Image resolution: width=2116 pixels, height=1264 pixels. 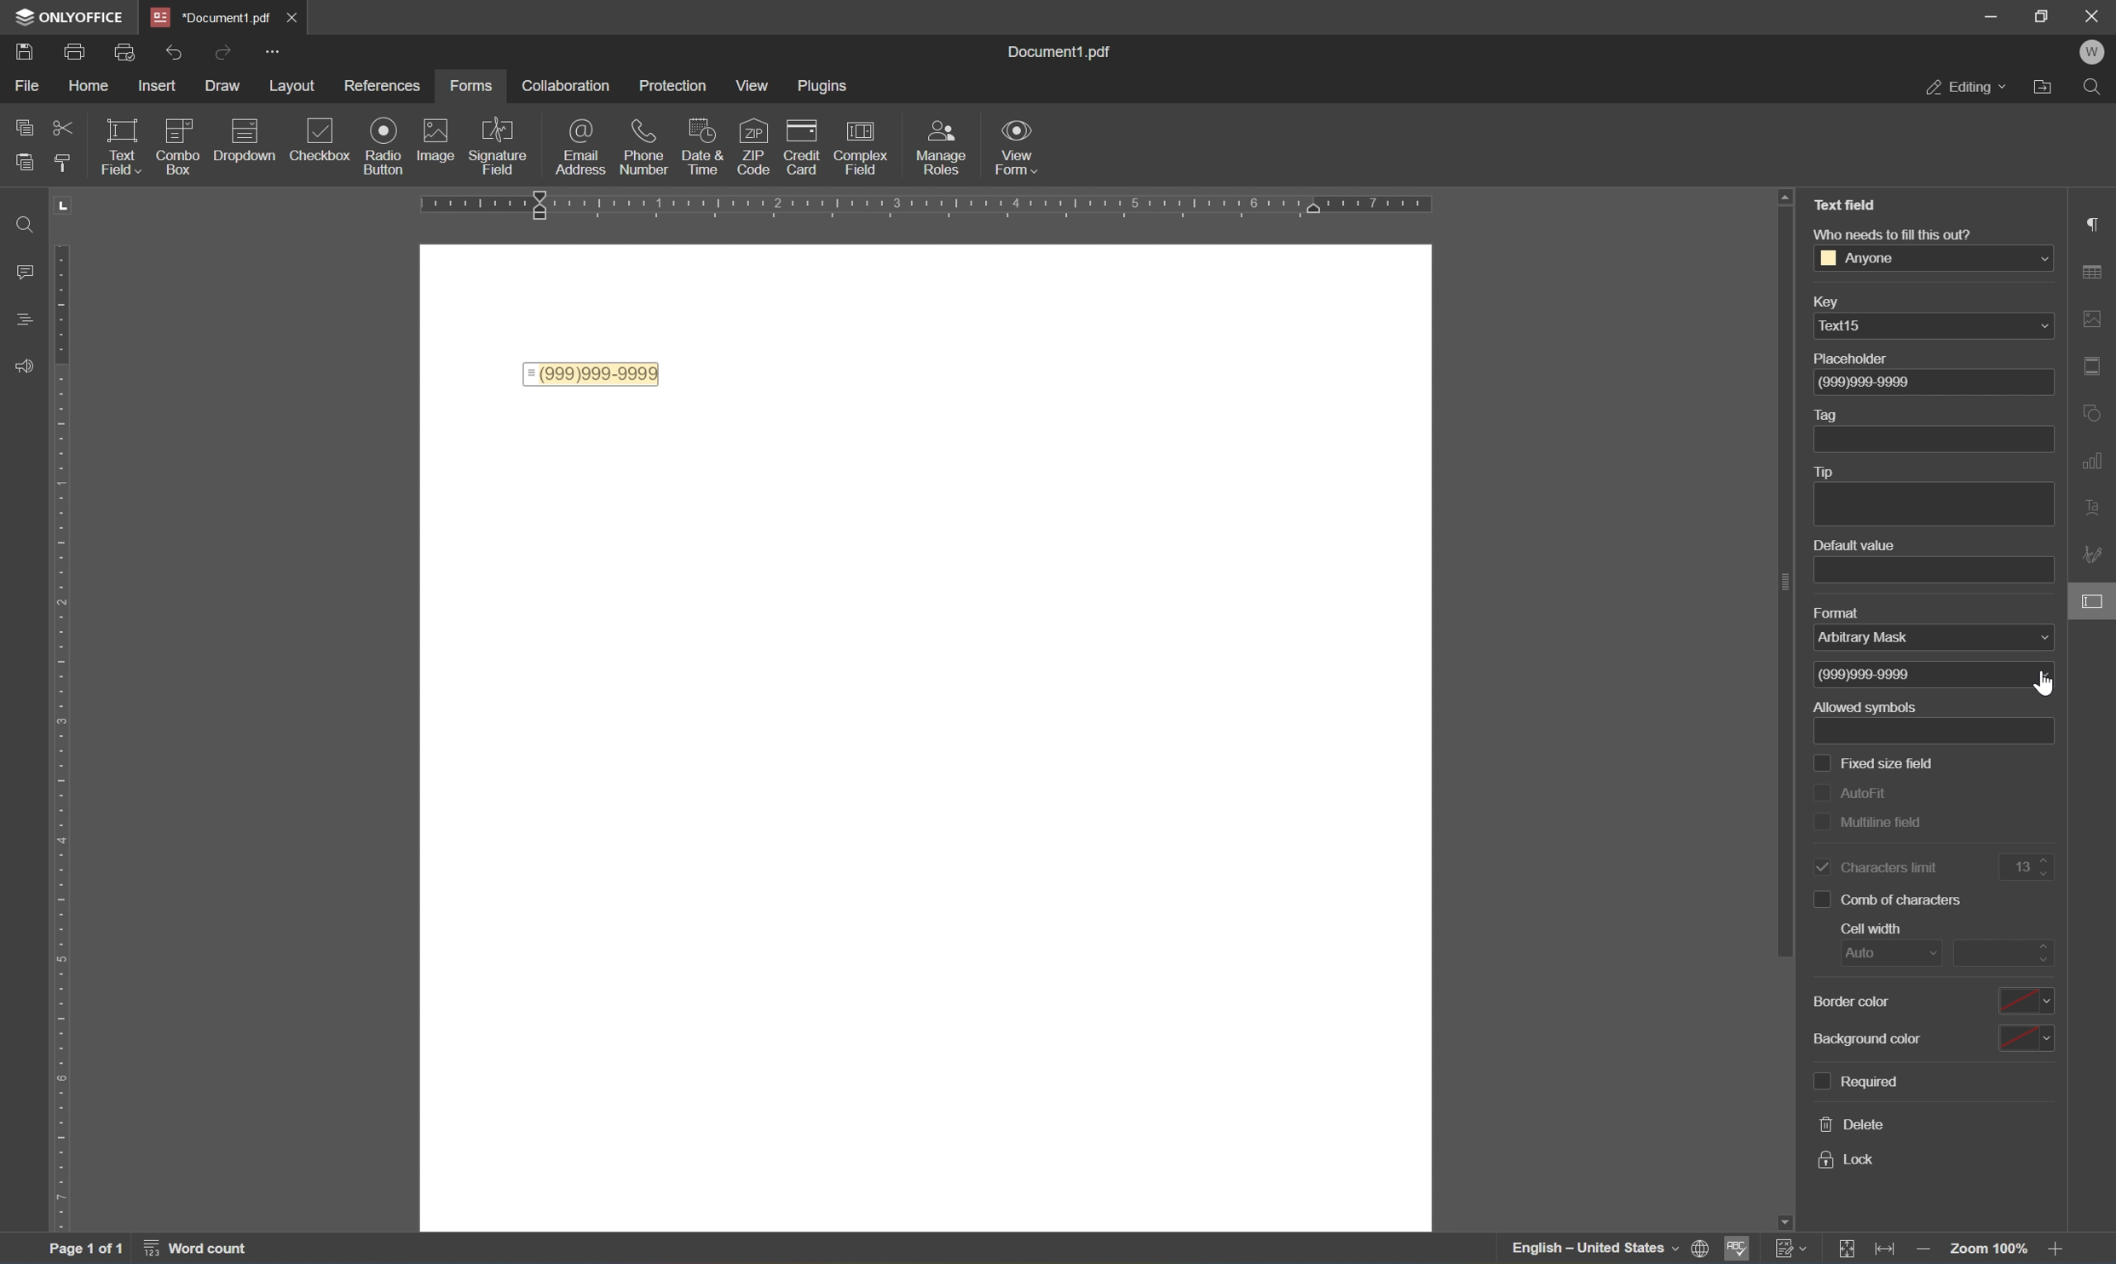 I want to click on default value, so click(x=1859, y=545).